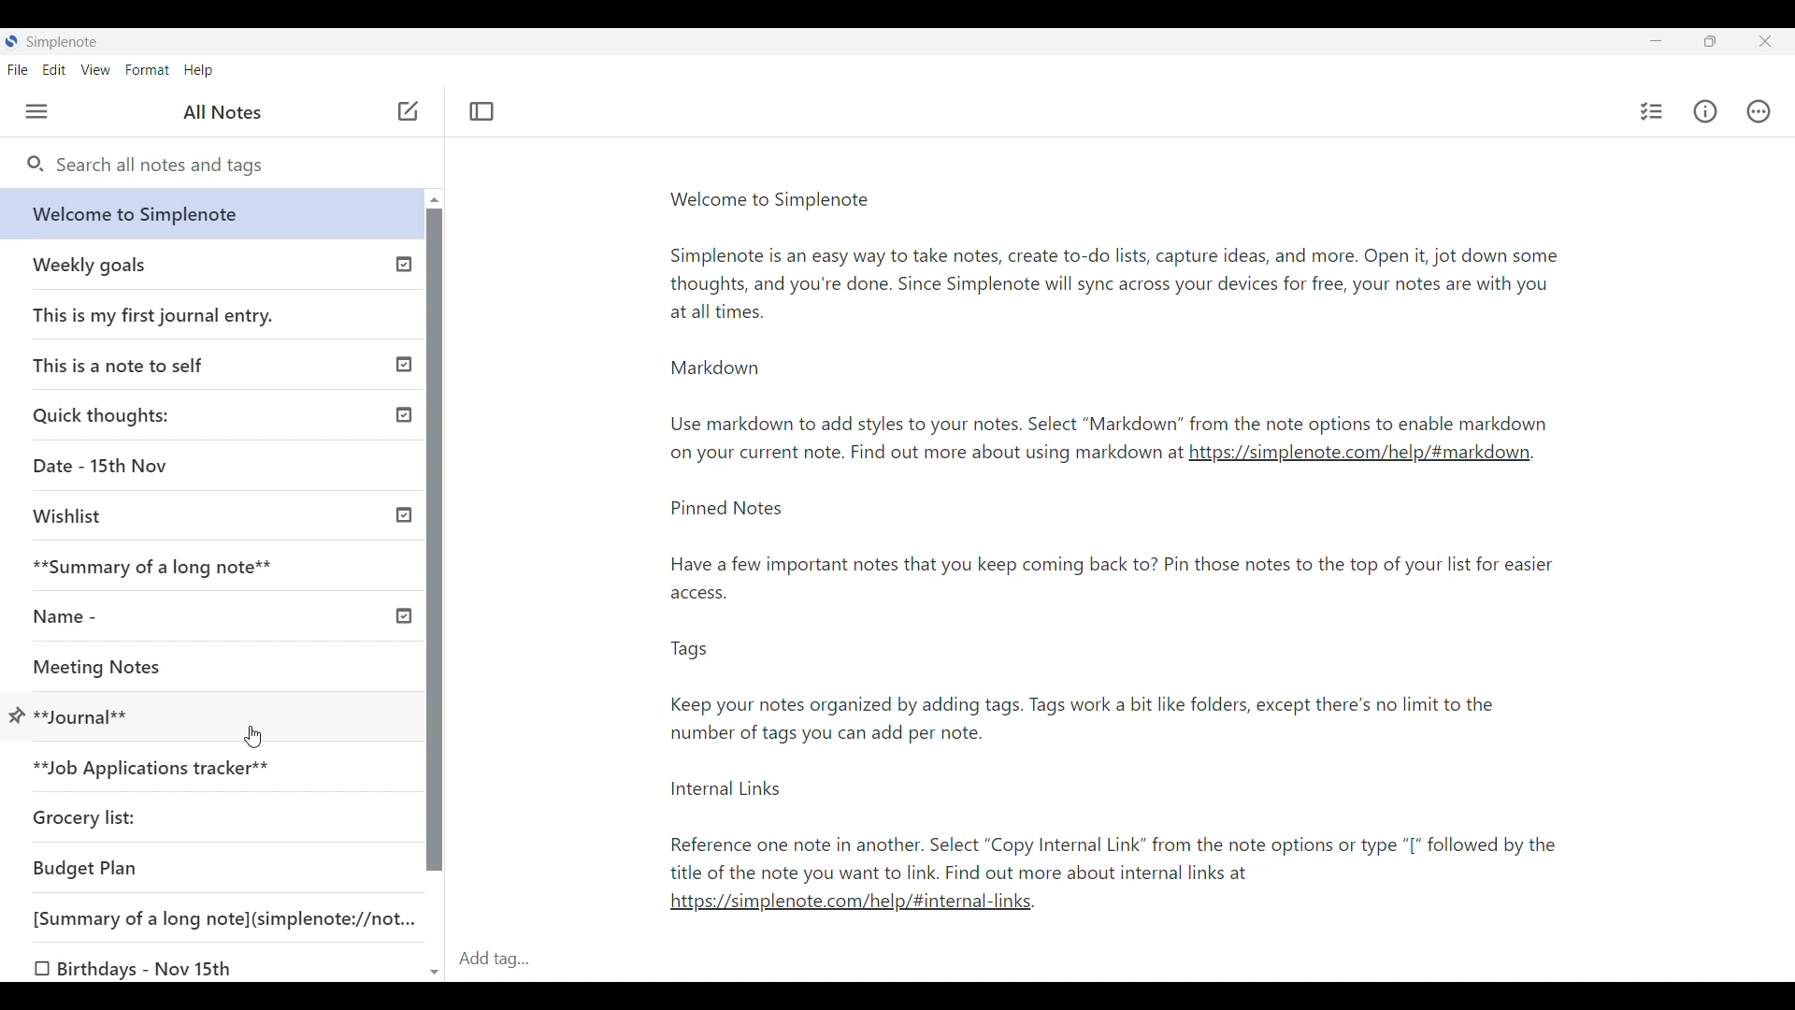  What do you see at coordinates (233, 917) in the screenshot?
I see `[Summary of a long note](simplenote://not...` at bounding box center [233, 917].